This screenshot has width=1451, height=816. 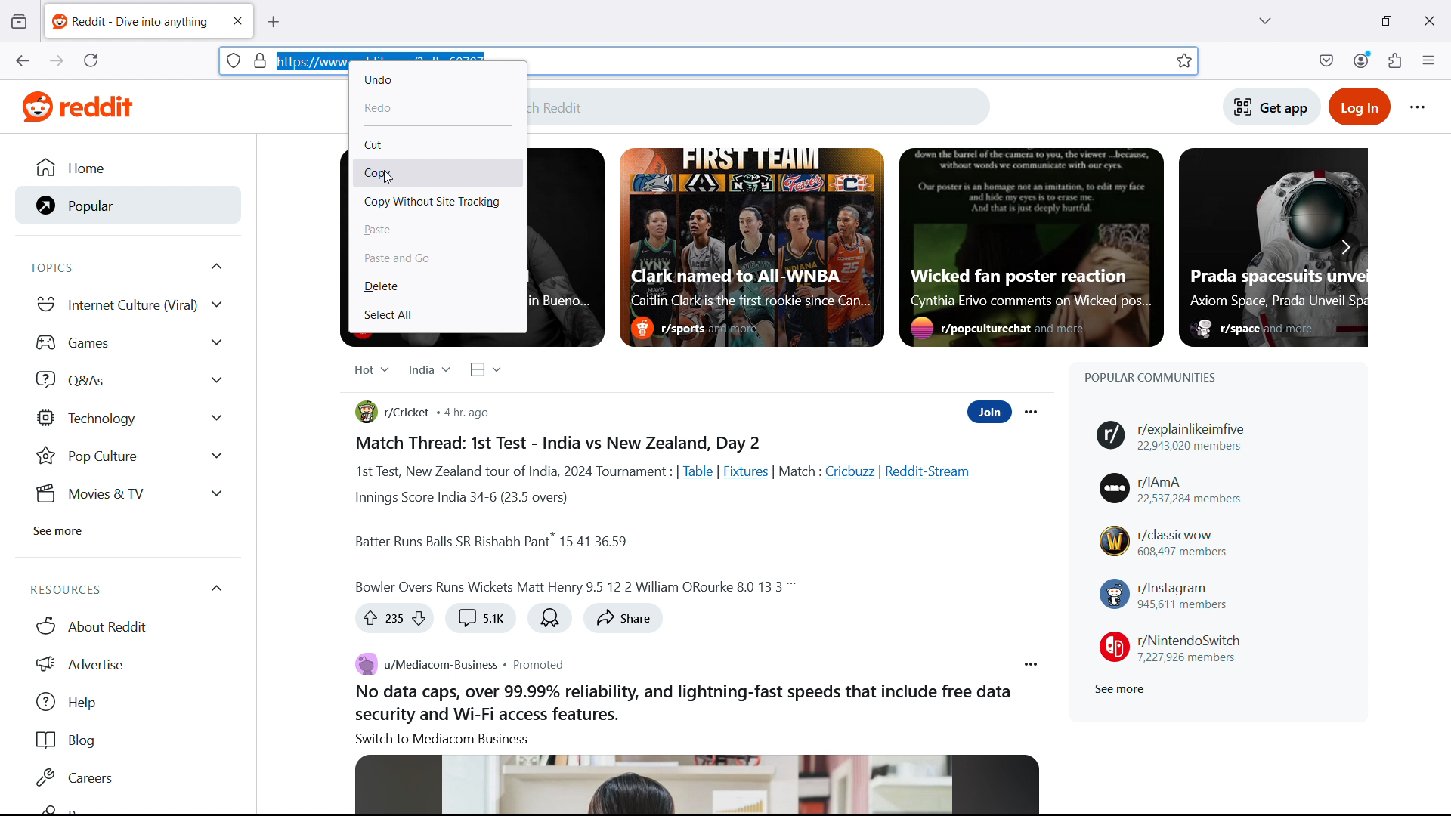 I want to click on Body of the post, so click(x=670, y=515).